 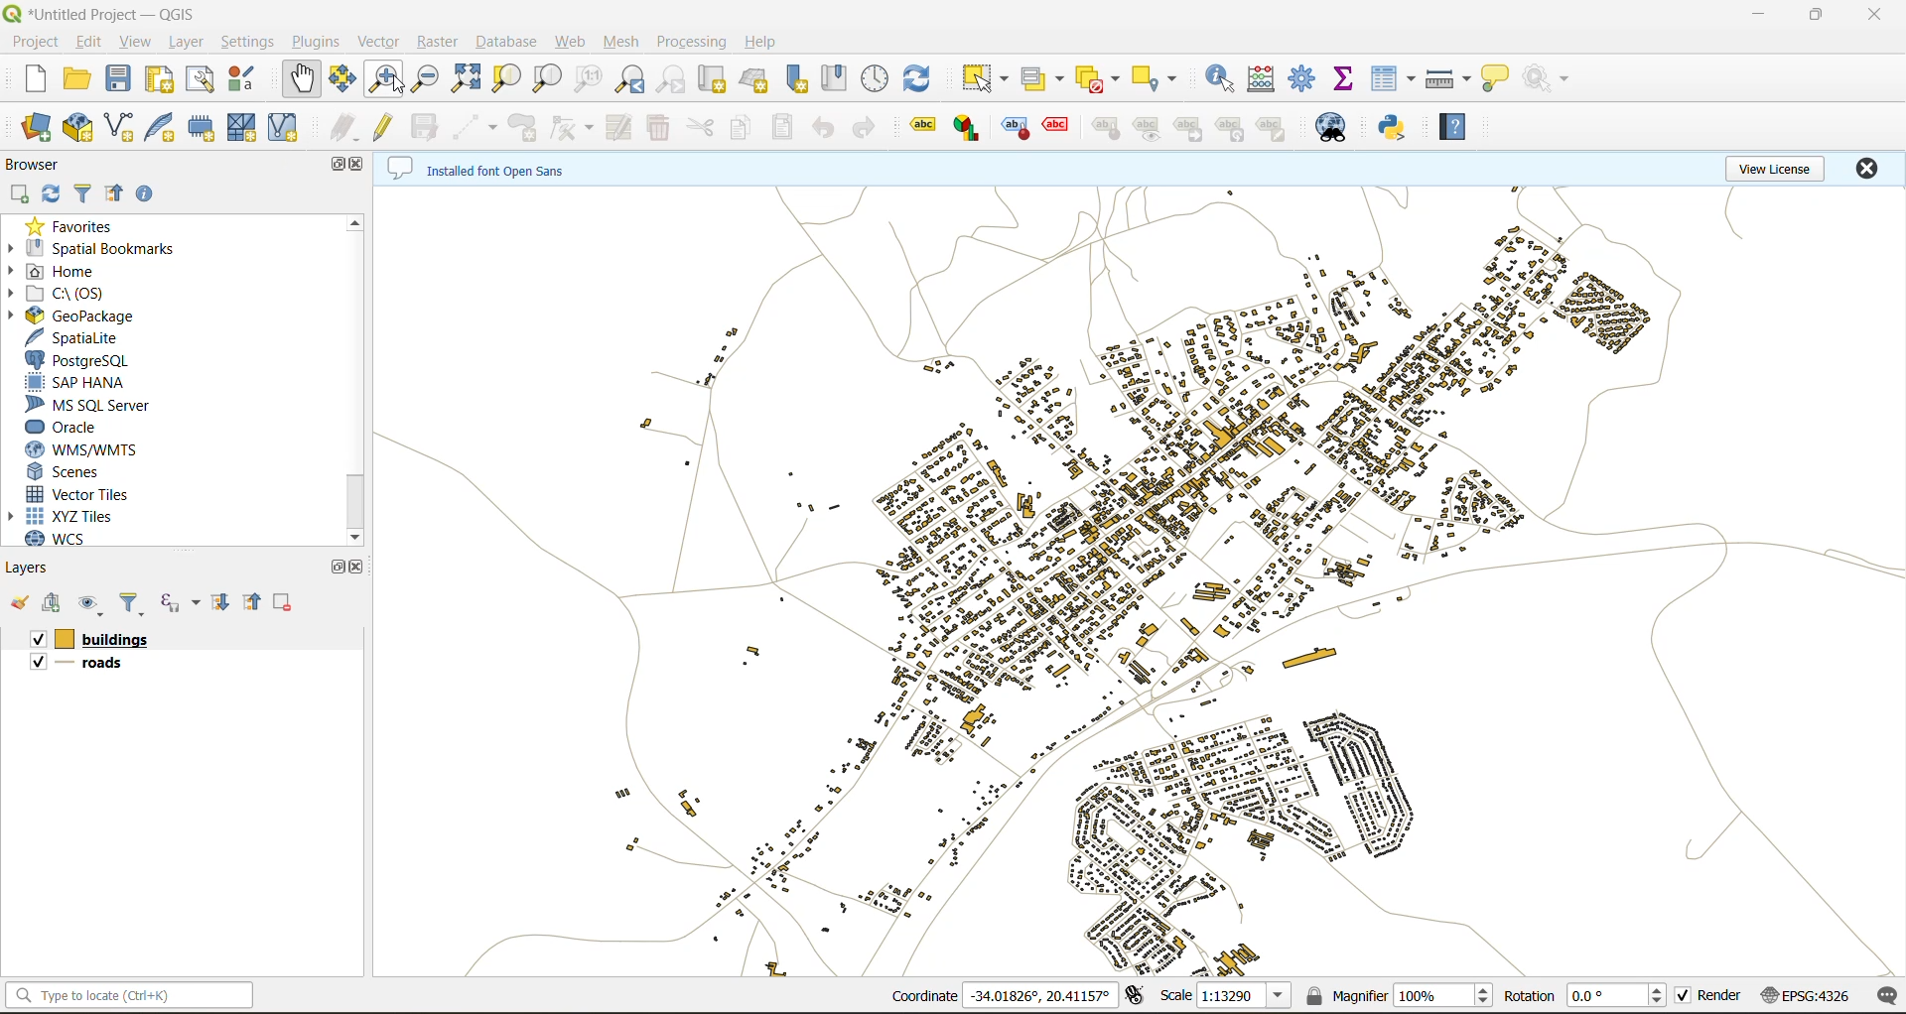 I want to click on c\:os, so click(x=71, y=294).